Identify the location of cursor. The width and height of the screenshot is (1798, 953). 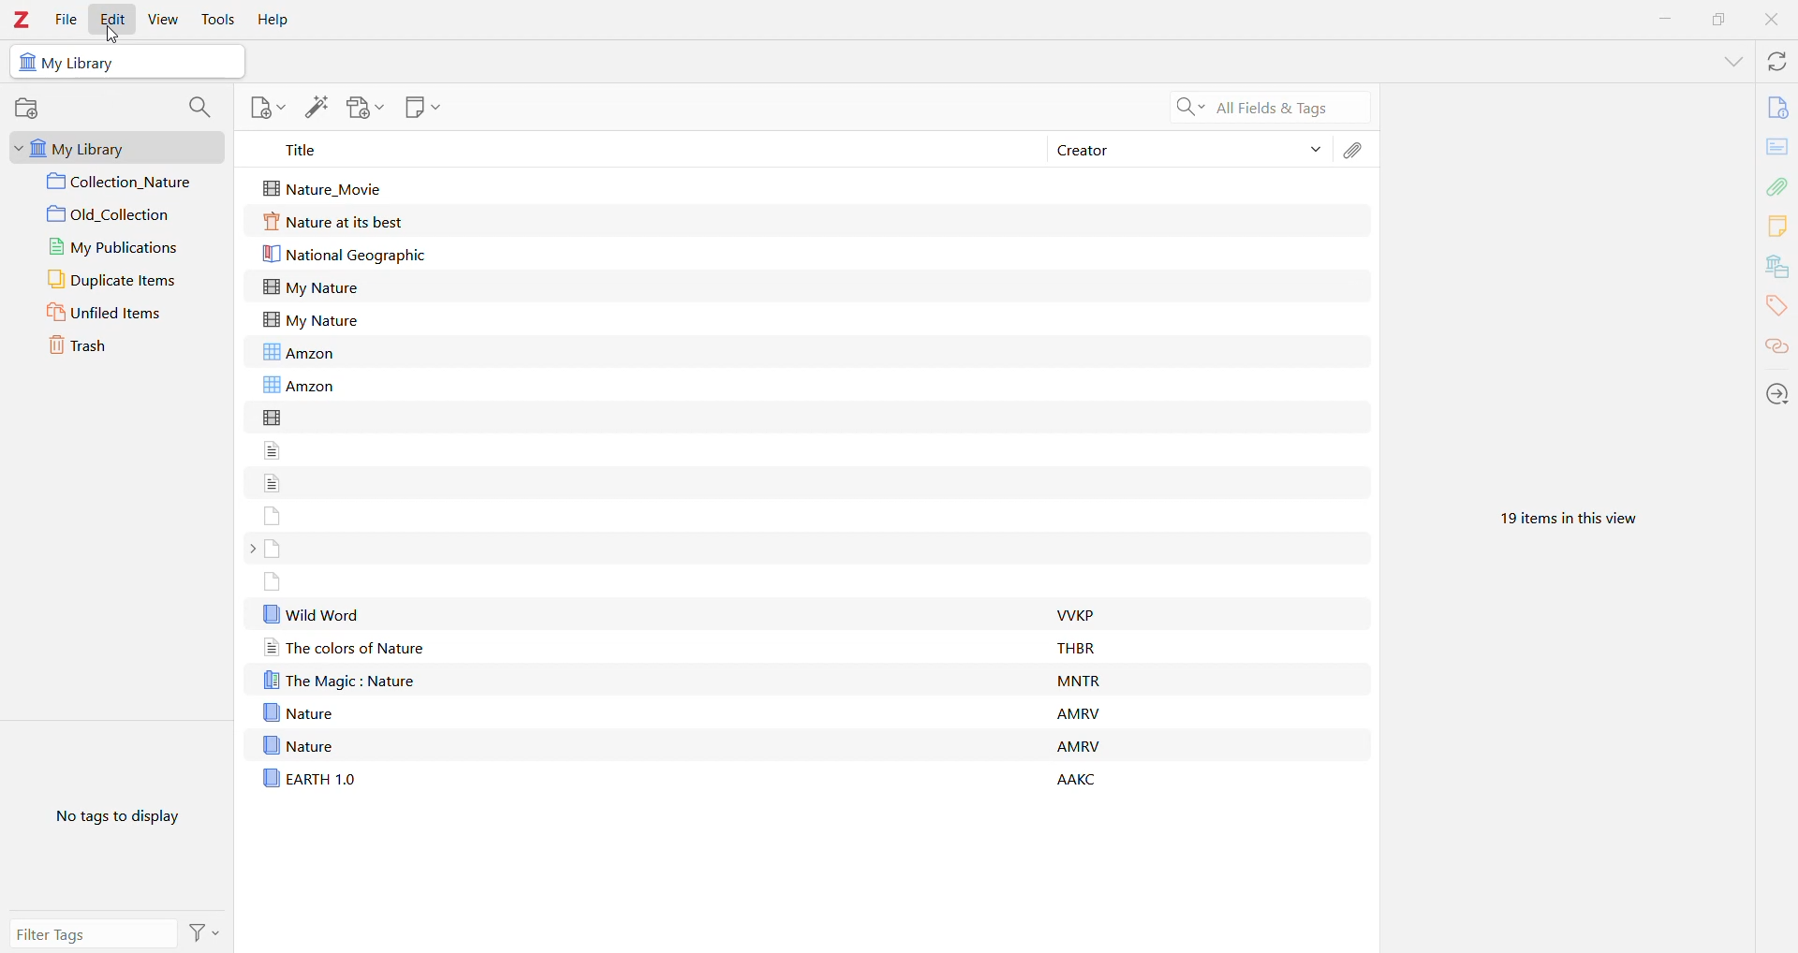
(112, 37).